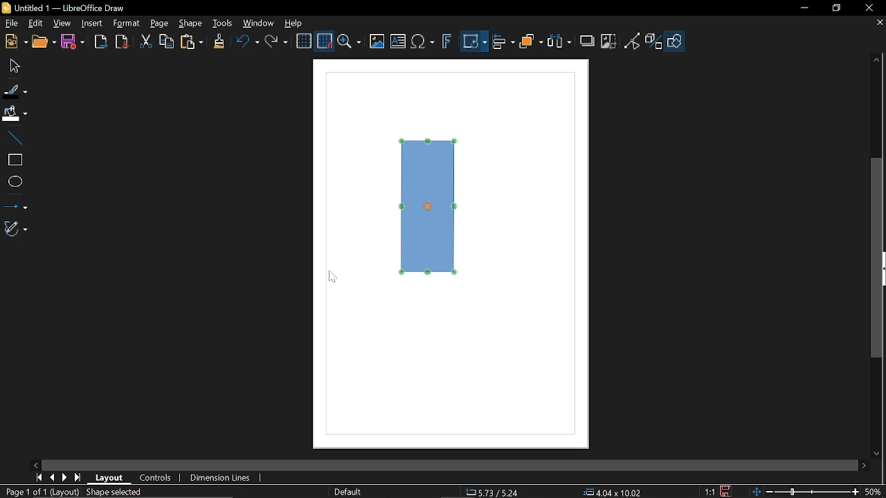 The height and width of the screenshot is (498, 886). Describe the element at coordinates (165, 44) in the screenshot. I see `Copy` at that location.